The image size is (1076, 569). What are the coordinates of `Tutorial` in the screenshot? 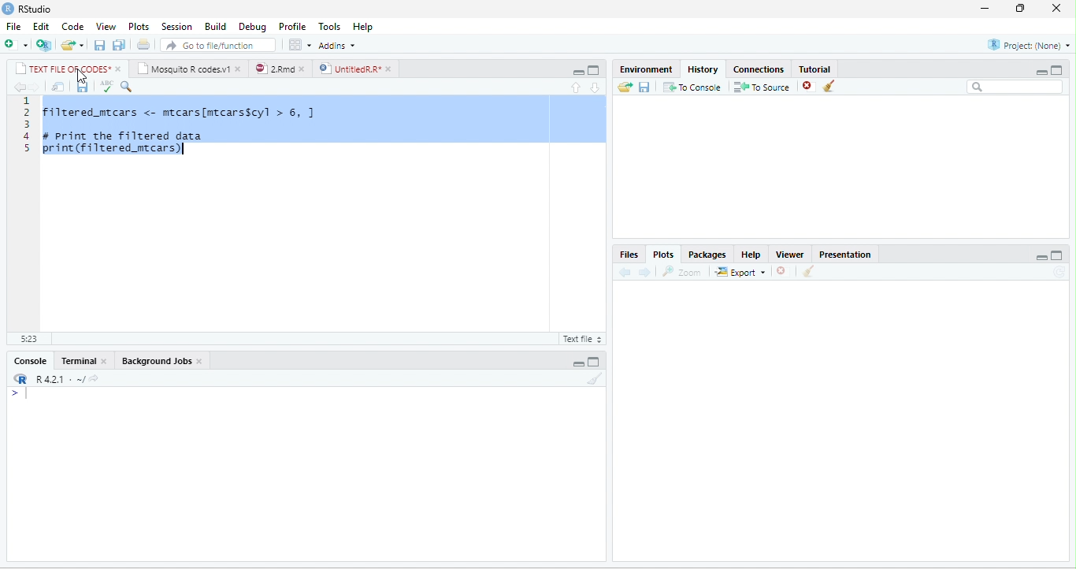 It's located at (814, 69).